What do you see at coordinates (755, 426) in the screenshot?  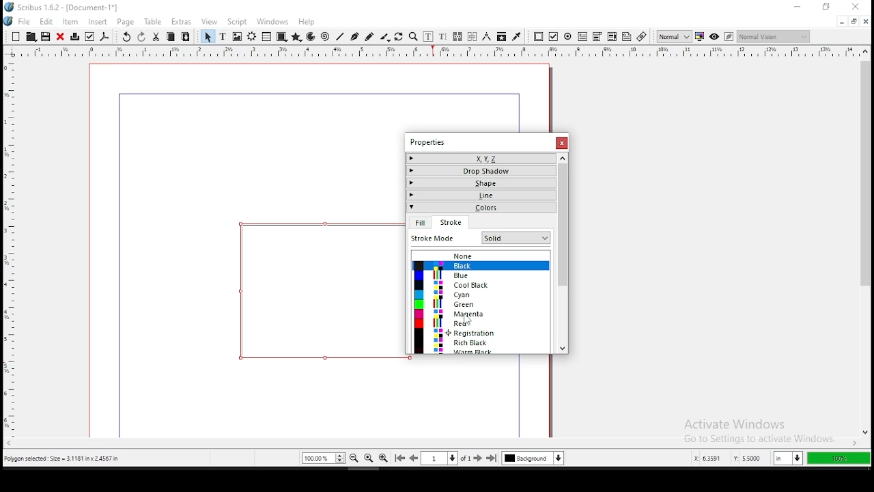 I see `activate windows` at bounding box center [755, 426].